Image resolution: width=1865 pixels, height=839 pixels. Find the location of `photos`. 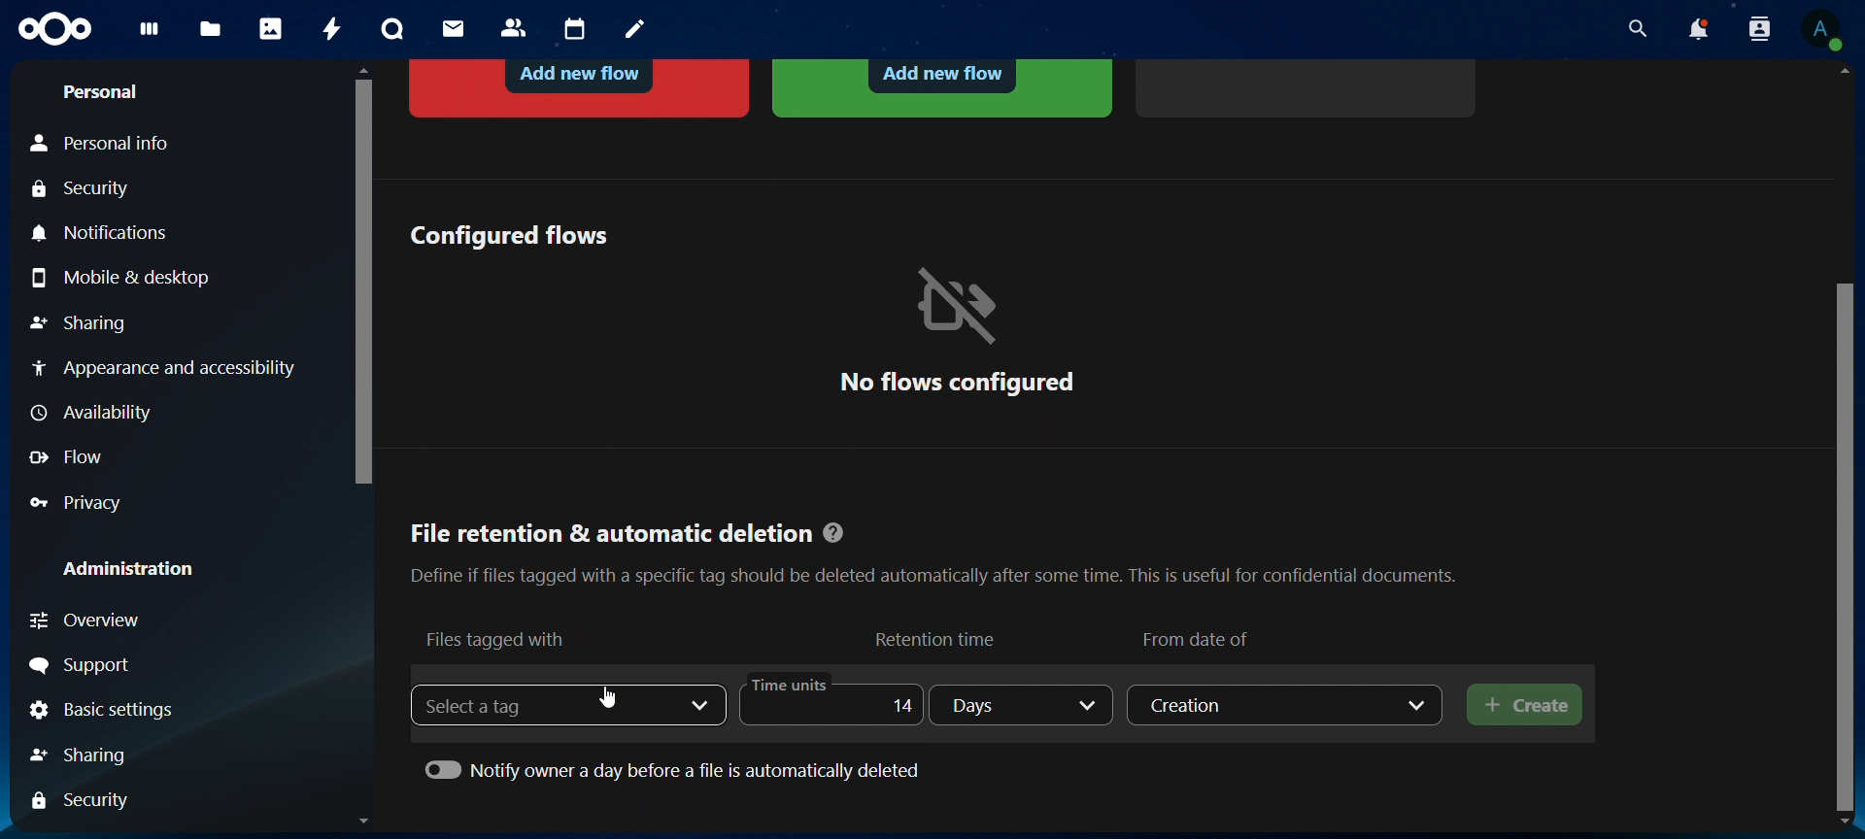

photos is located at coordinates (271, 28).